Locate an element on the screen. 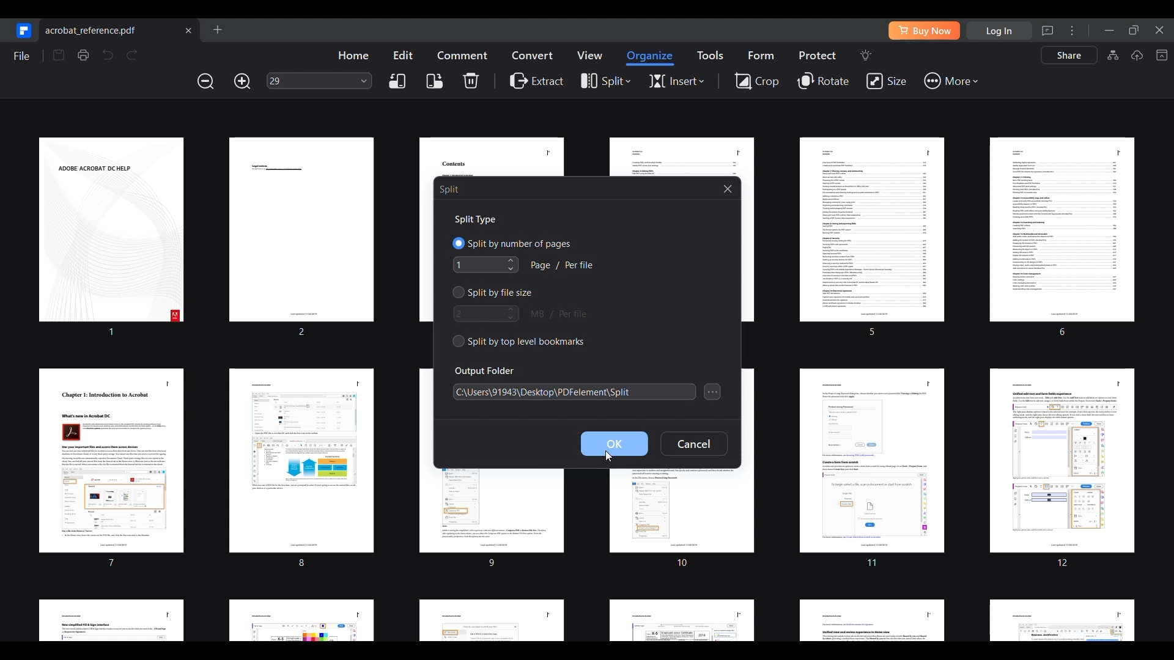  Collapse toolbar is located at coordinates (1161, 55).